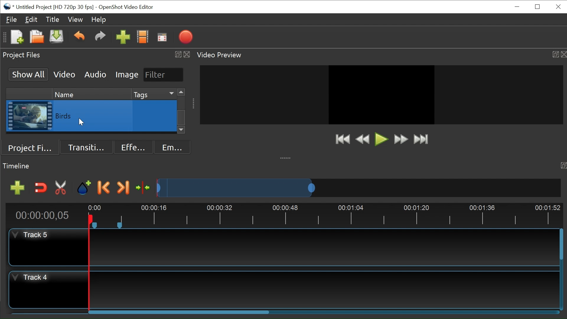  Describe the element at coordinates (91, 93) in the screenshot. I see `Name` at that location.